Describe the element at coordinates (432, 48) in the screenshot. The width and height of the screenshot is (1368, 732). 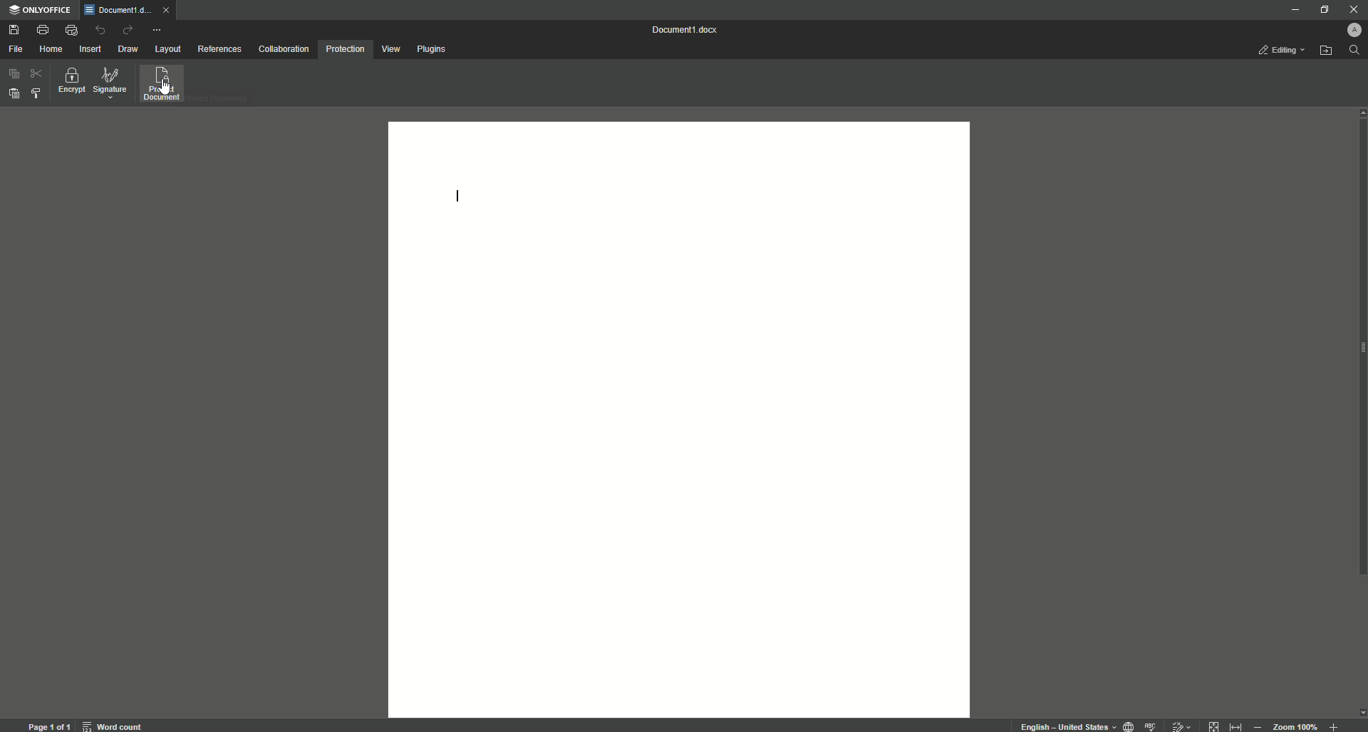
I see `Plugins` at that location.